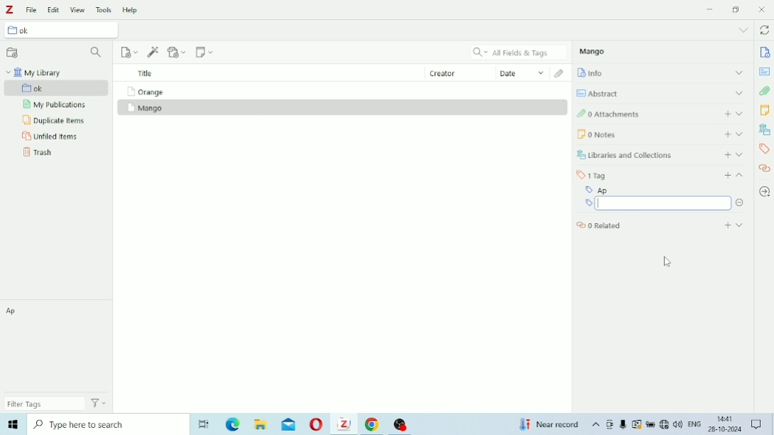 This screenshot has width=774, height=435. What do you see at coordinates (145, 108) in the screenshot?
I see `Mango` at bounding box center [145, 108].